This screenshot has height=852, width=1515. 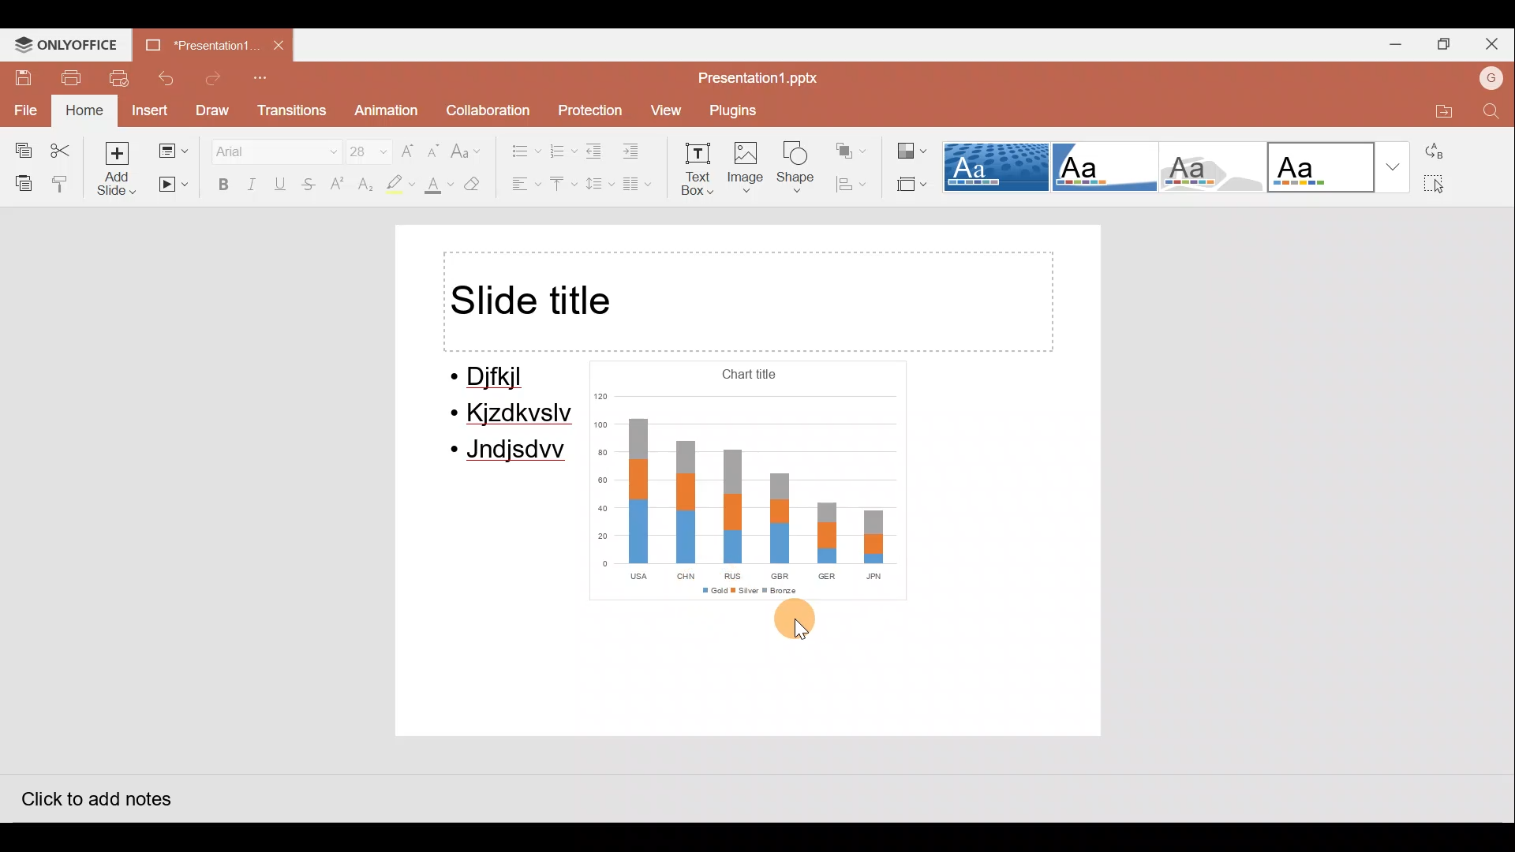 I want to click on Redo, so click(x=214, y=79).